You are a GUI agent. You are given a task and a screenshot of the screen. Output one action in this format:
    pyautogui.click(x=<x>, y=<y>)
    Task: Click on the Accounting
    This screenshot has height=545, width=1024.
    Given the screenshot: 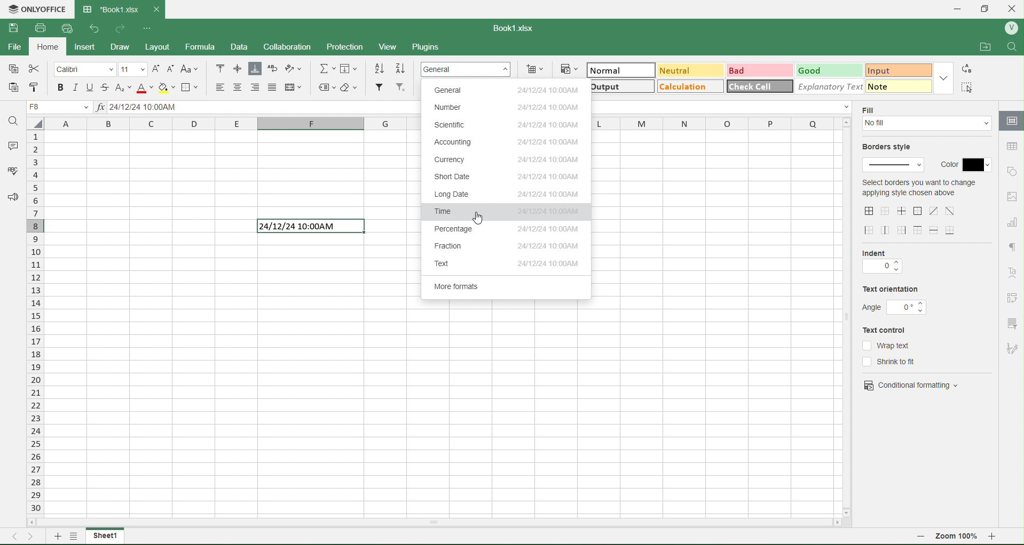 What is the action you would take?
    pyautogui.click(x=506, y=141)
    